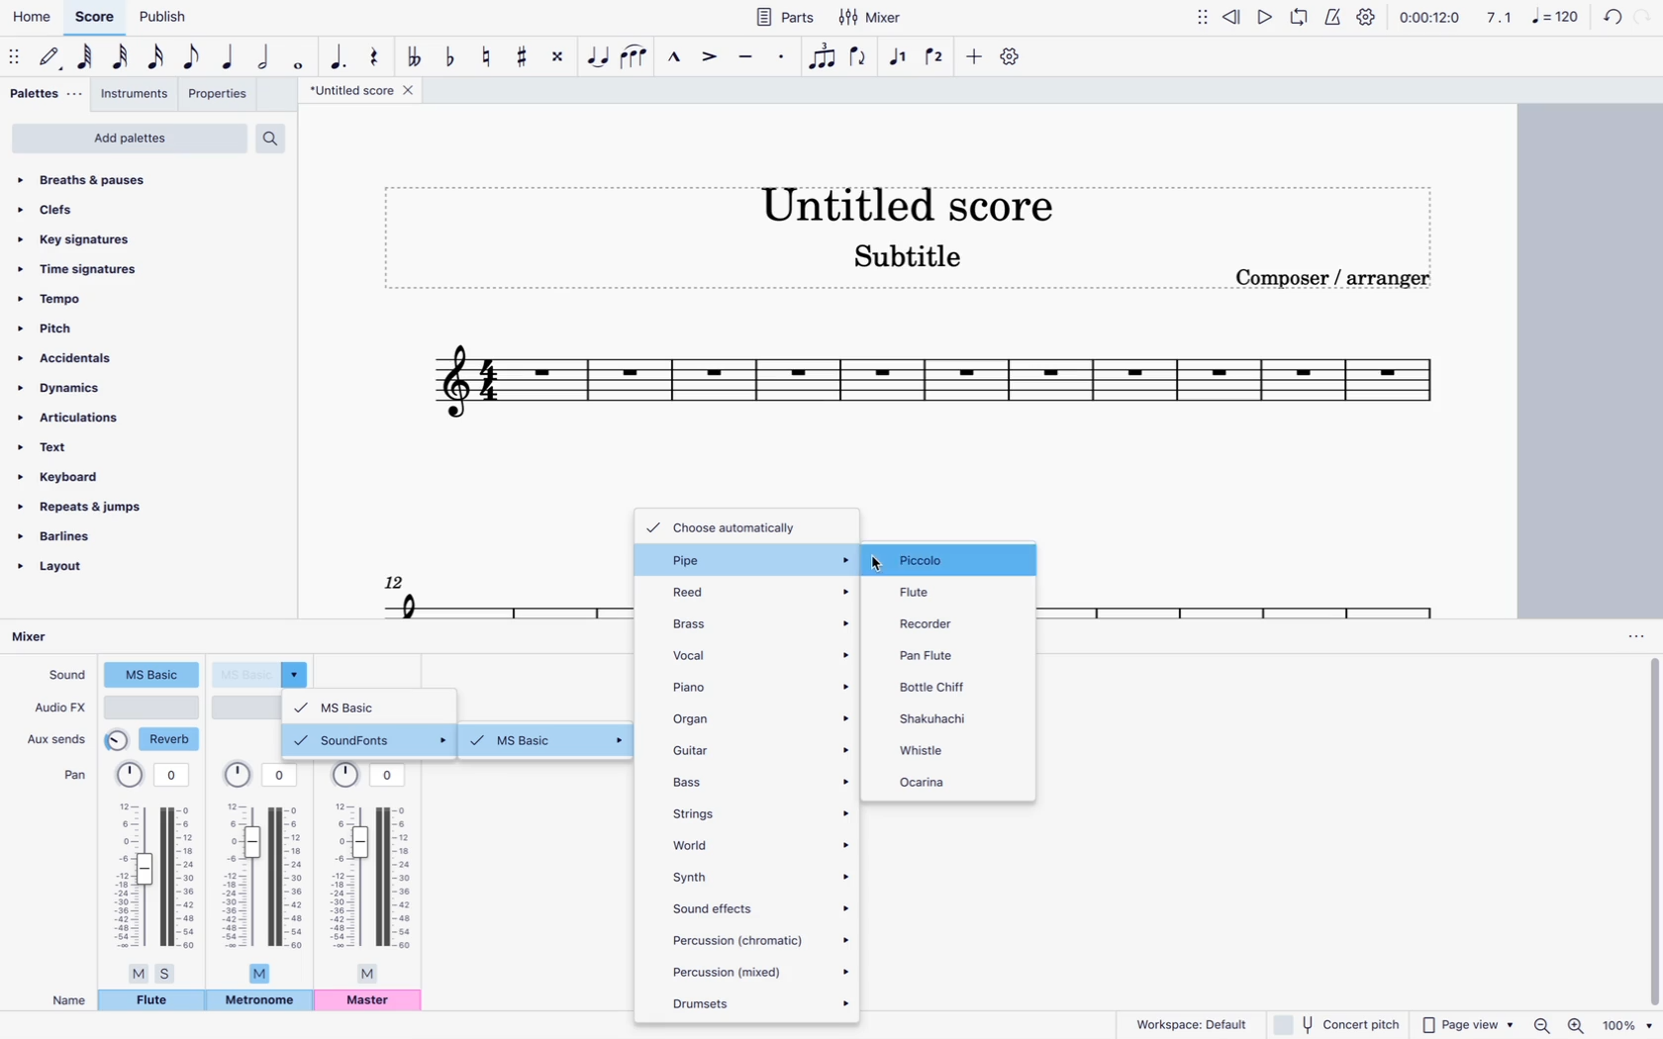 This screenshot has height=1039, width=1663. Describe the element at coordinates (1365, 16) in the screenshot. I see `settings` at that location.